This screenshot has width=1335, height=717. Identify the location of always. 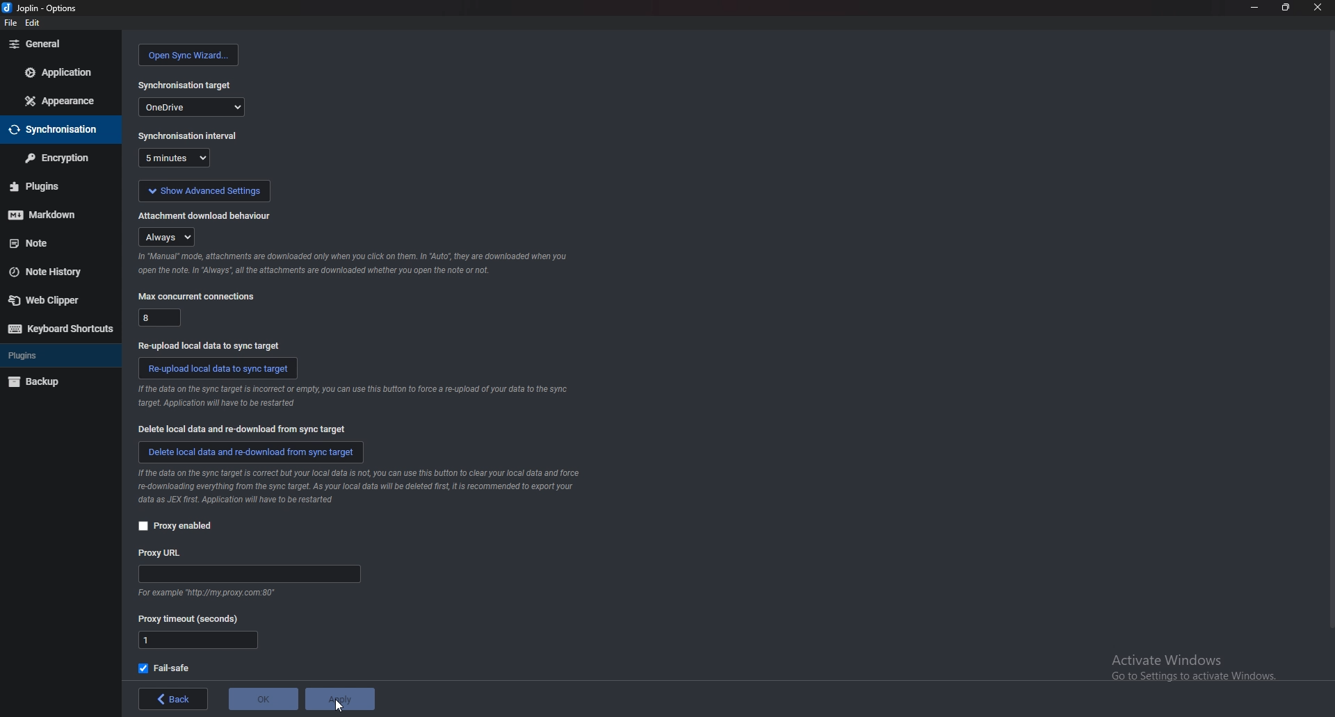
(165, 236).